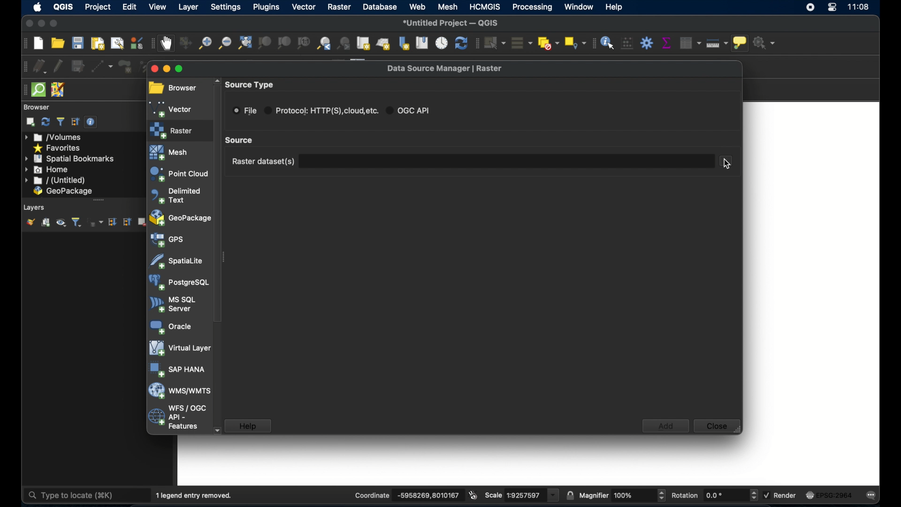 The image size is (901, 507). Describe the element at coordinates (217, 81) in the screenshot. I see `scroll up arrow` at that location.